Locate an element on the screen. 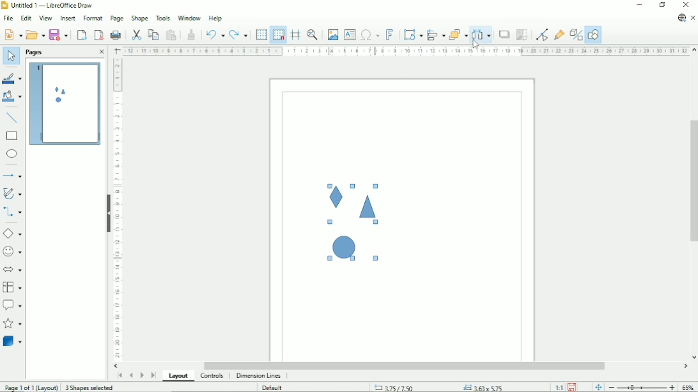  Basic shapes  is located at coordinates (12, 233).